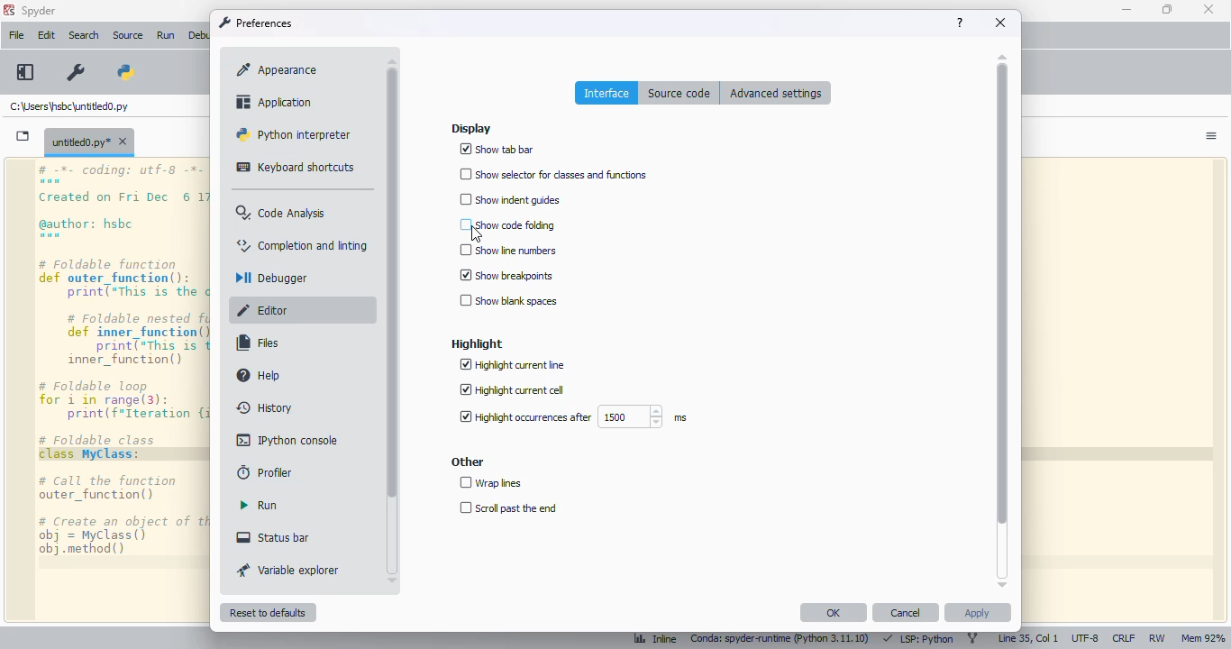  What do you see at coordinates (507, 224) in the screenshot?
I see `show code folding` at bounding box center [507, 224].